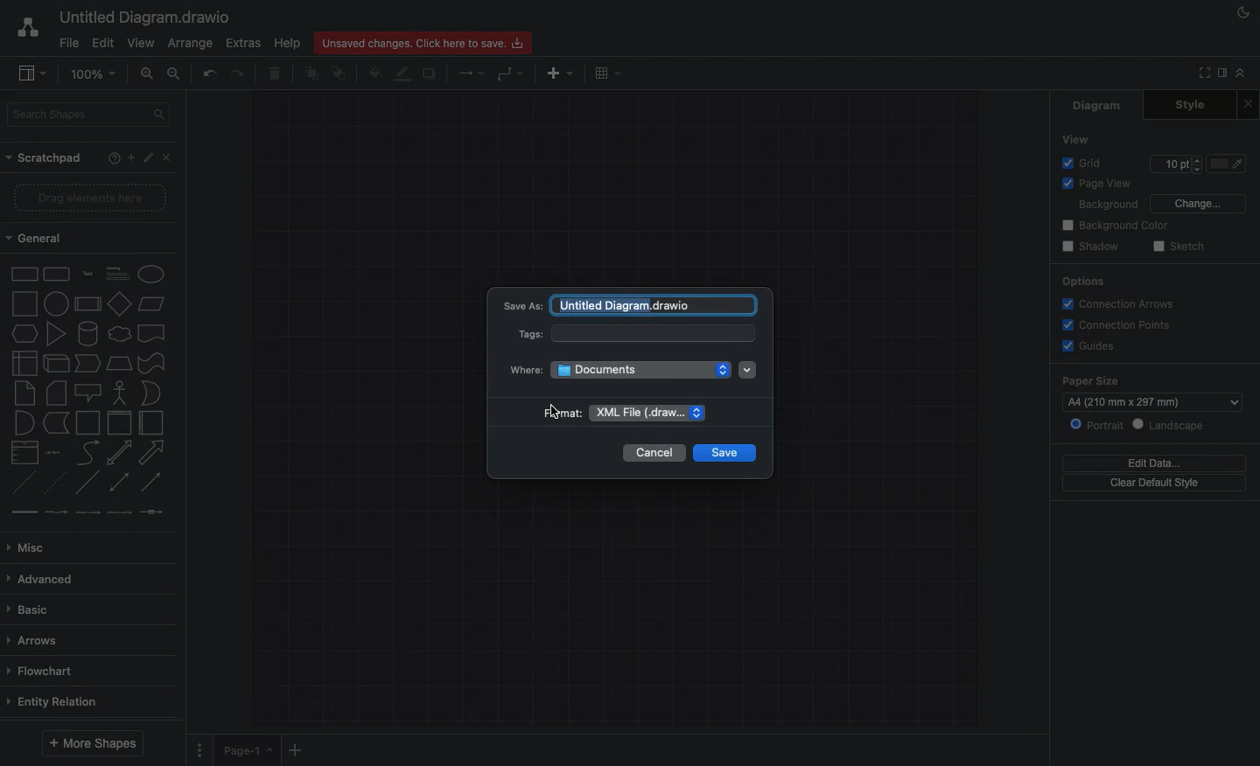 The height and width of the screenshot is (766, 1260). I want to click on Fullscreen, so click(1201, 74).